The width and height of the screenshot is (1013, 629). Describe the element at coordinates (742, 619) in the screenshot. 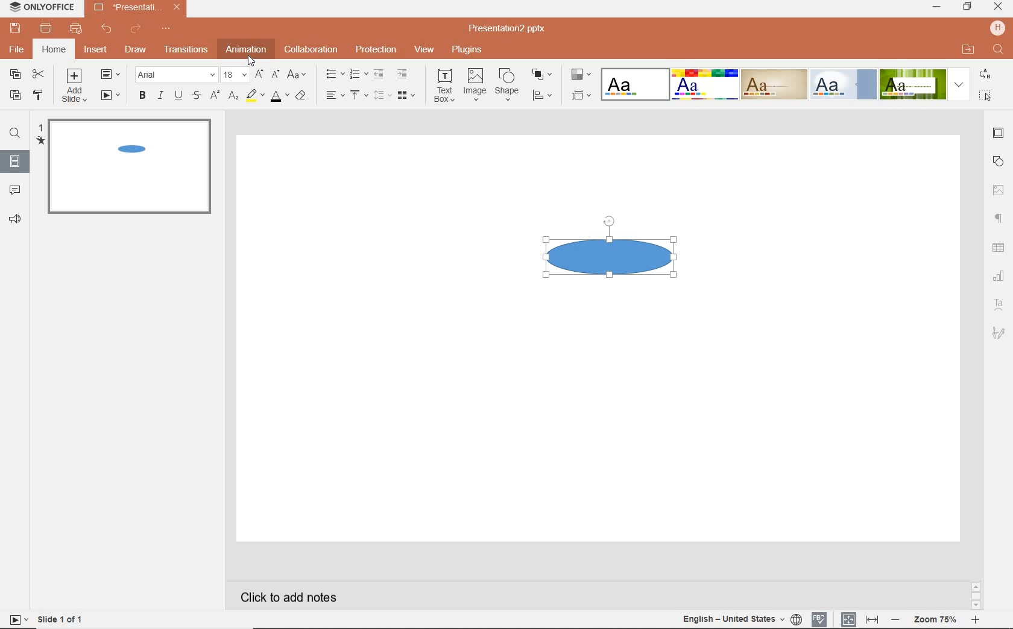

I see `TEXT LANGUAGE` at that location.